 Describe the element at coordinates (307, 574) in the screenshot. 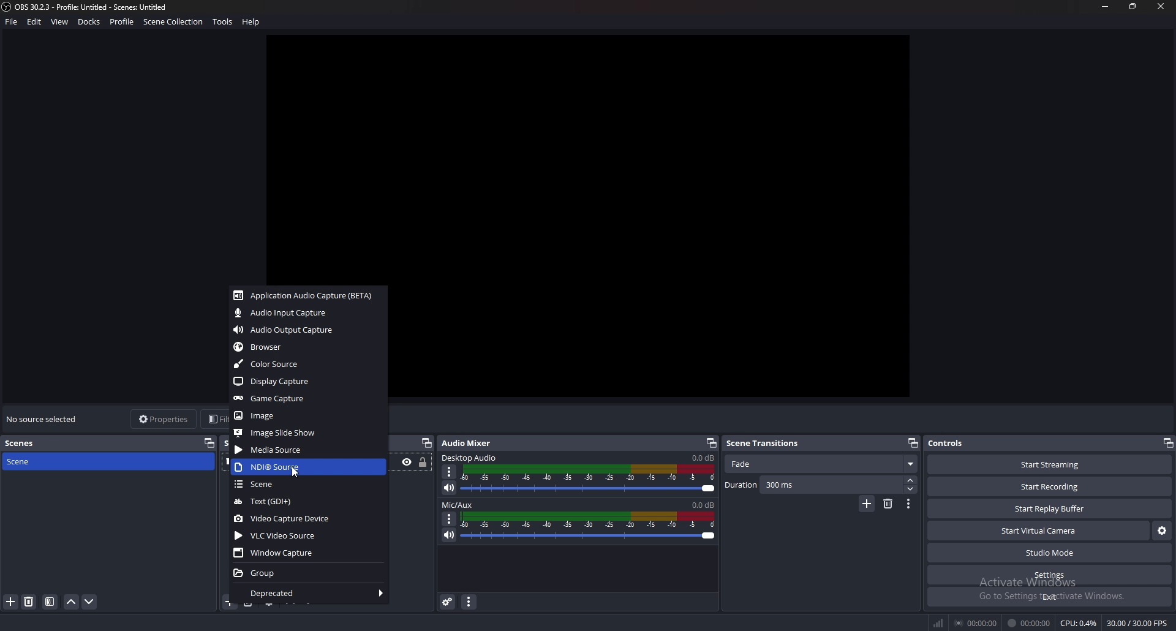

I see `group` at that location.